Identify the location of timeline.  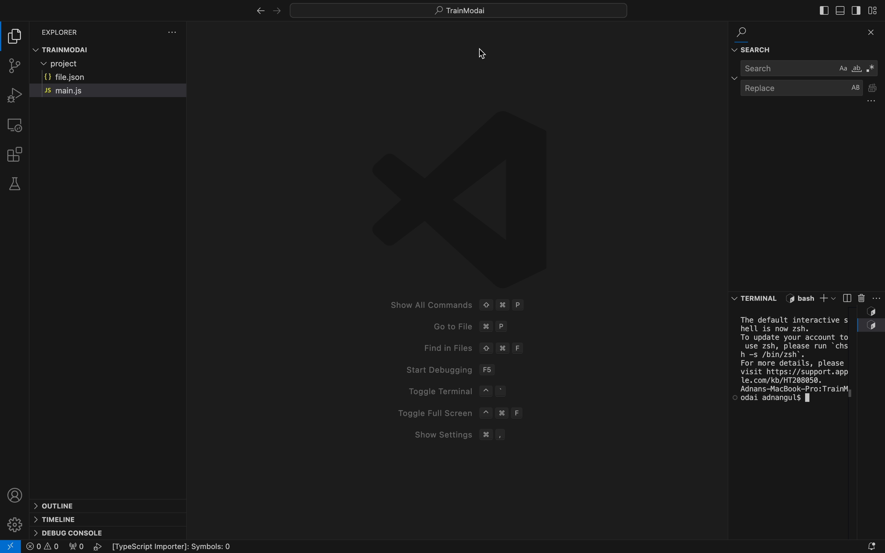
(56, 518).